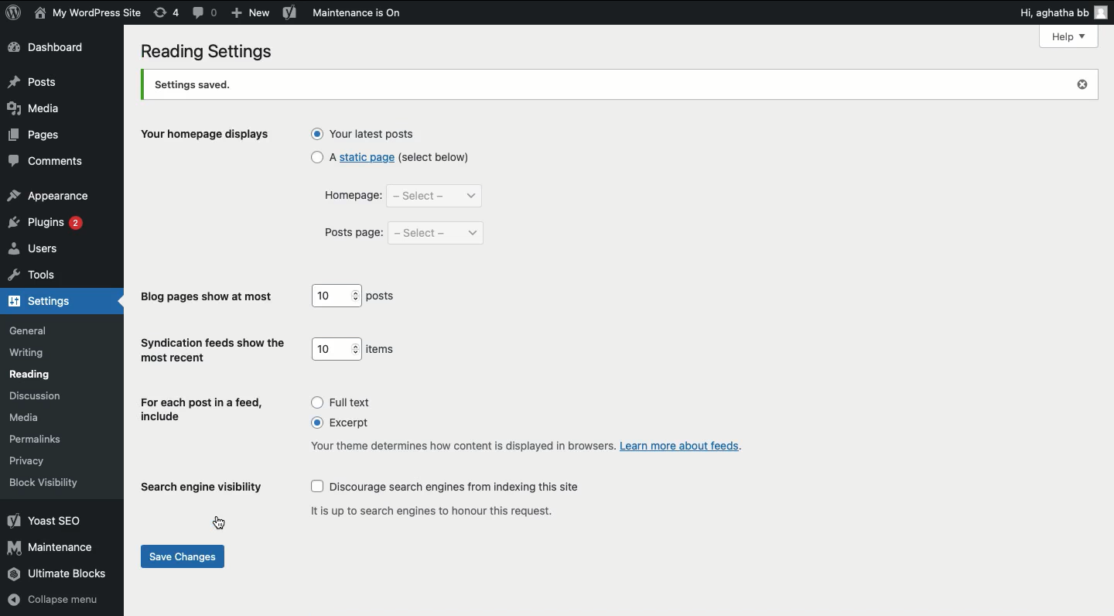  Describe the element at coordinates (166, 12) in the screenshot. I see `revision (4)` at that location.